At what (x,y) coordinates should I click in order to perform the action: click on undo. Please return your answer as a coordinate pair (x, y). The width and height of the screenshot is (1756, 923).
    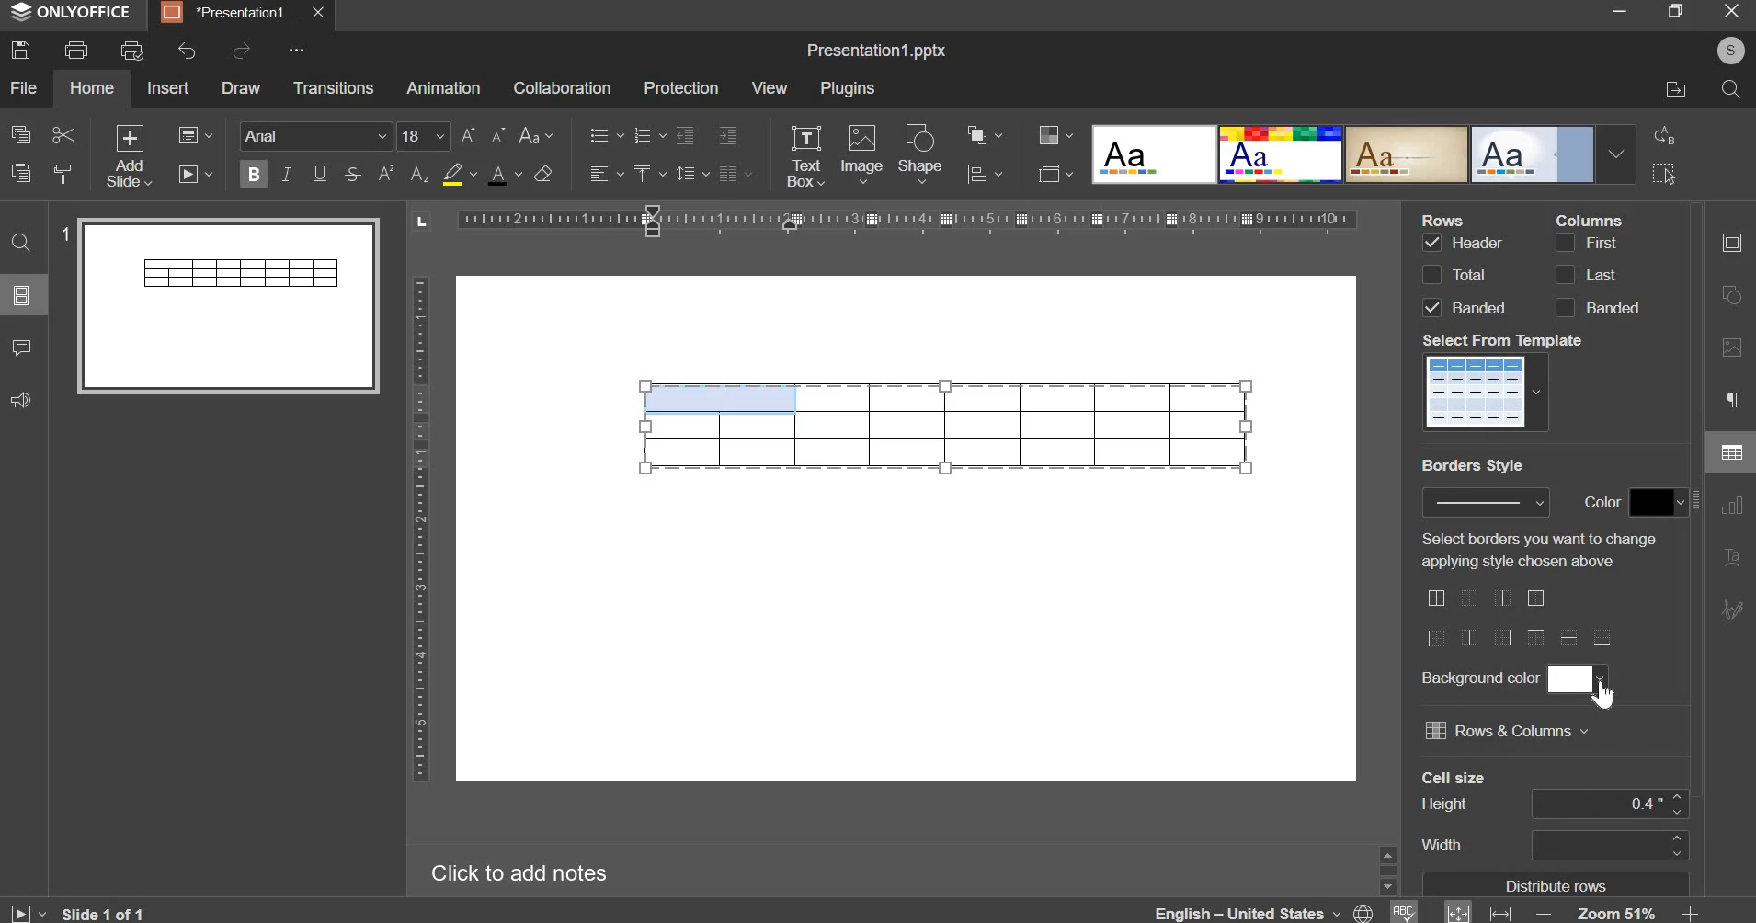
    Looking at the image, I should click on (188, 51).